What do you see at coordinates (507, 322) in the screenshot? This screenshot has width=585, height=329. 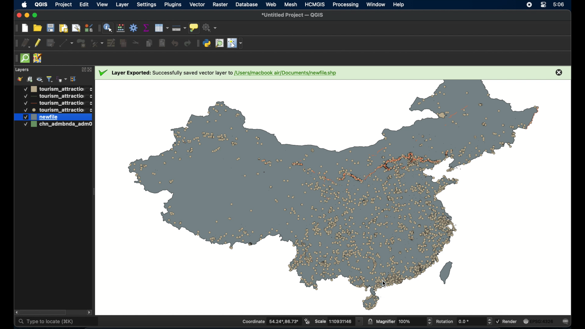 I see `render` at bounding box center [507, 322].